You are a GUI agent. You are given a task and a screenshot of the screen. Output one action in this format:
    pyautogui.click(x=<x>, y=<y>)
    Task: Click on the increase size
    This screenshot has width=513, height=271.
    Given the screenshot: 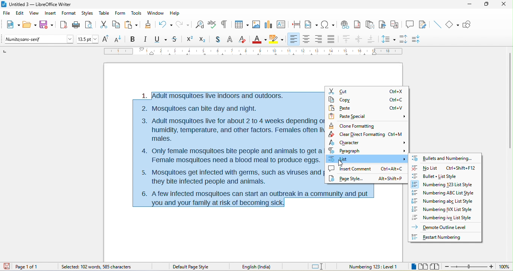 What is the action you would take?
    pyautogui.click(x=107, y=39)
    